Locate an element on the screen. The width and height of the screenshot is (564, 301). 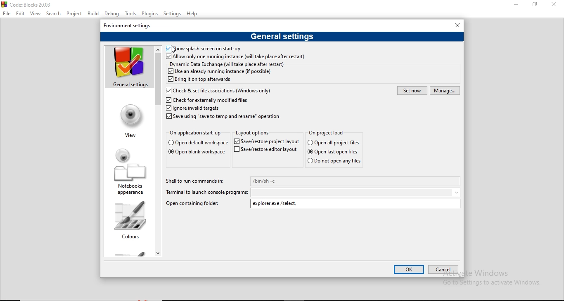
Check for externally modified files is located at coordinates (209, 100).